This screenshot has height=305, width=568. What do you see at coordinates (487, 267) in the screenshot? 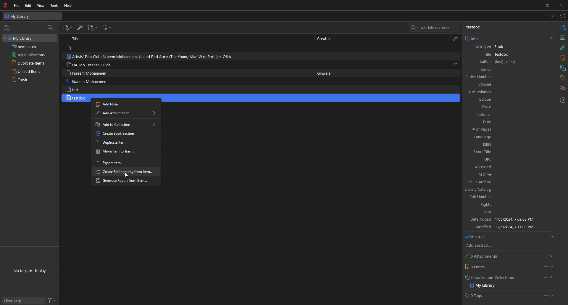
I see `0 Notes` at bounding box center [487, 267].